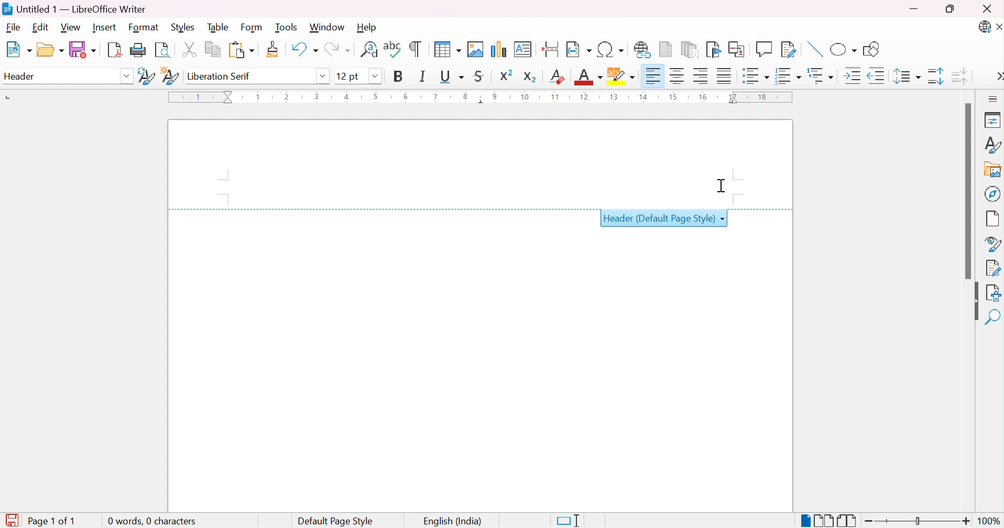 The image size is (1004, 528). What do you see at coordinates (273, 48) in the screenshot?
I see `Clone formatting` at bounding box center [273, 48].